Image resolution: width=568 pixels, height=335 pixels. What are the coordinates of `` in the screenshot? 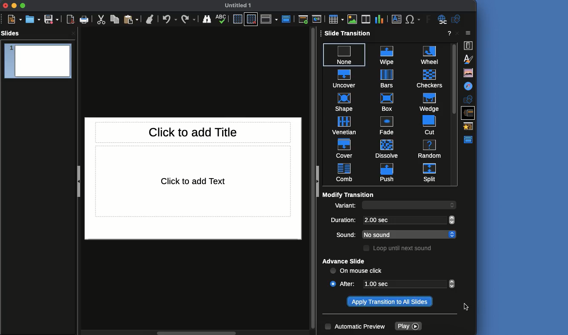 It's located at (238, 5).